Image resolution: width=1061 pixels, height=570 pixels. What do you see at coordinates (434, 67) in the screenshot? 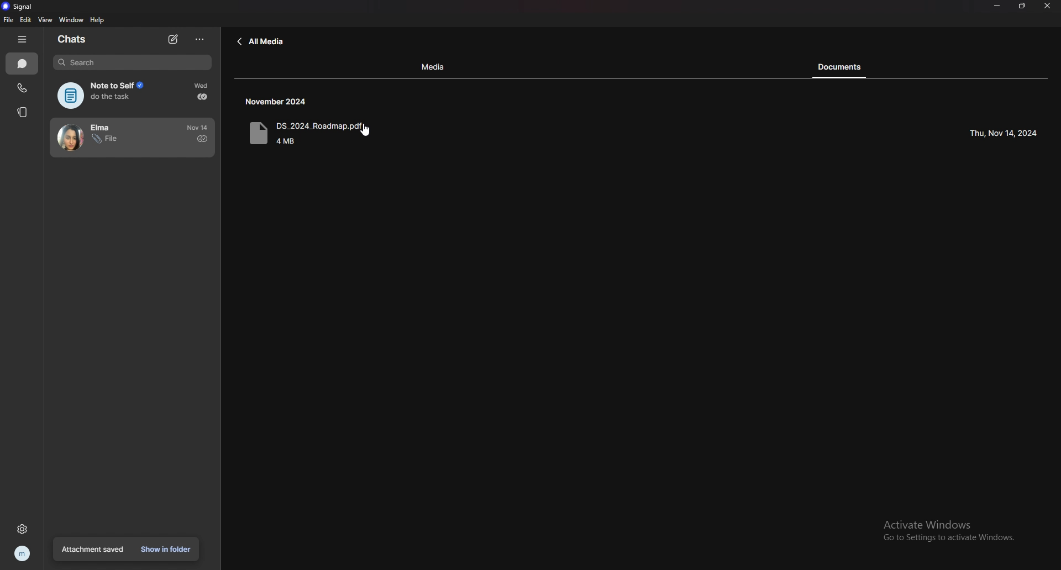
I see `media` at bounding box center [434, 67].